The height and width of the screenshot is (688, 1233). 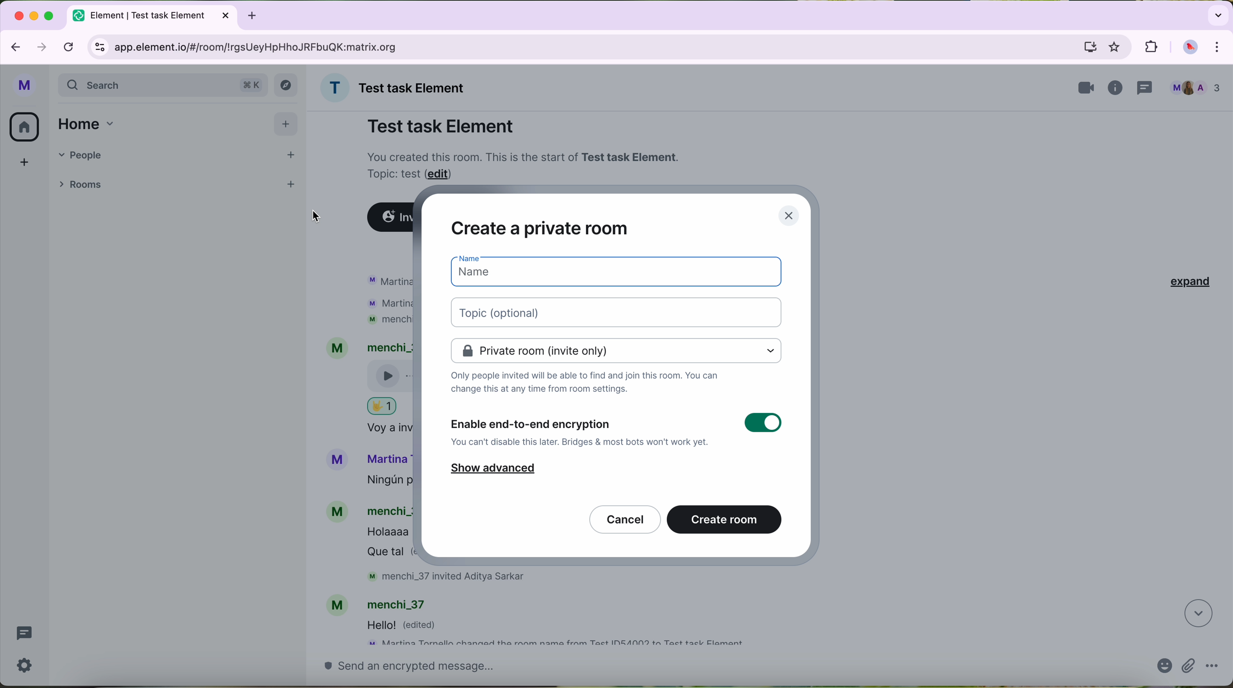 I want to click on minimize, so click(x=35, y=16).